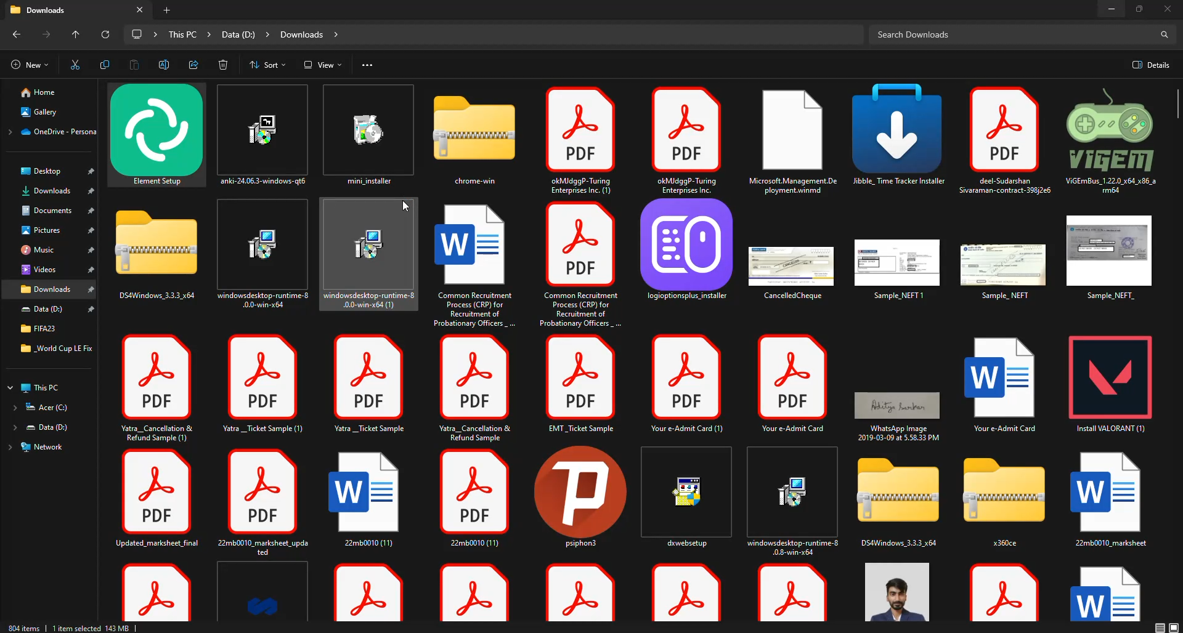 This screenshot has height=633, width=1183. I want to click on up to "desktop", so click(75, 36).